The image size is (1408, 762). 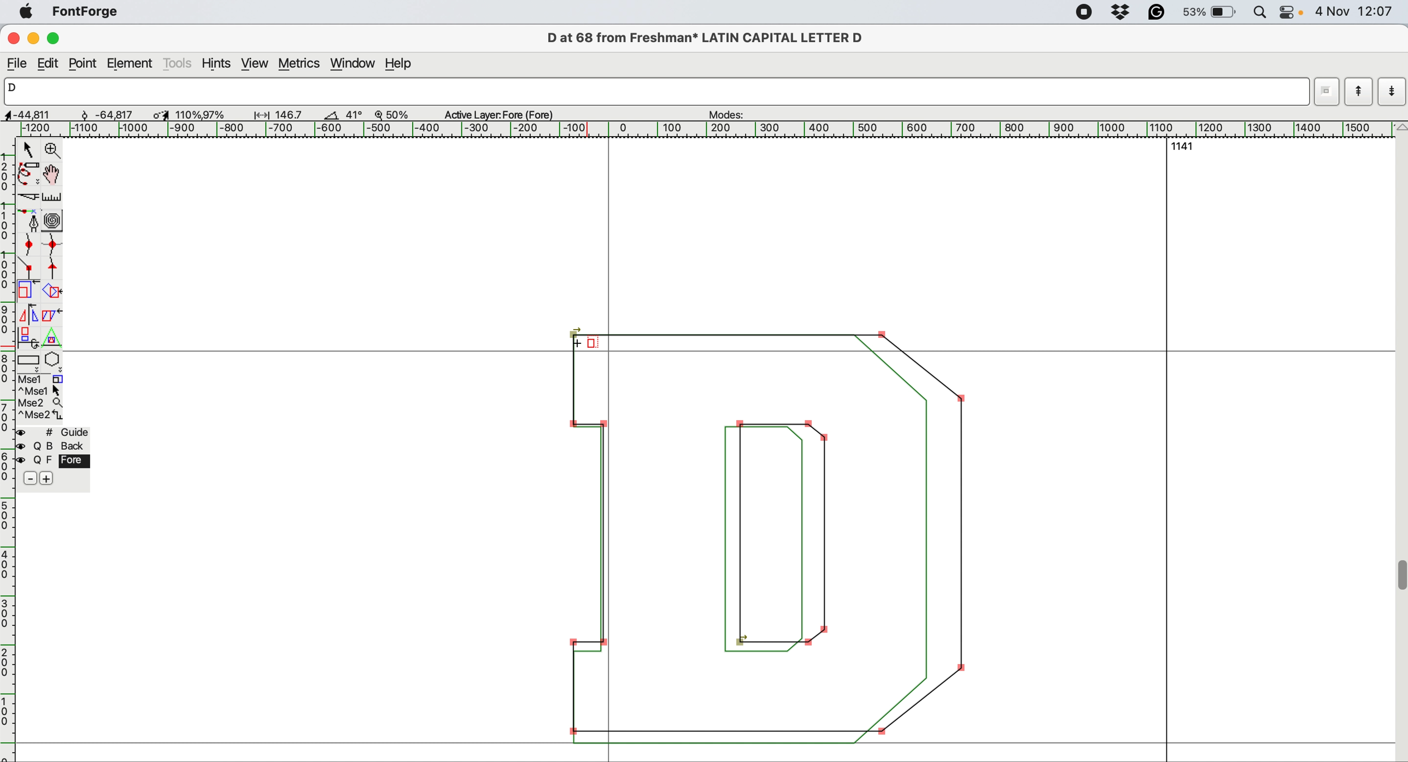 I want to click on Mse2, so click(x=43, y=402).